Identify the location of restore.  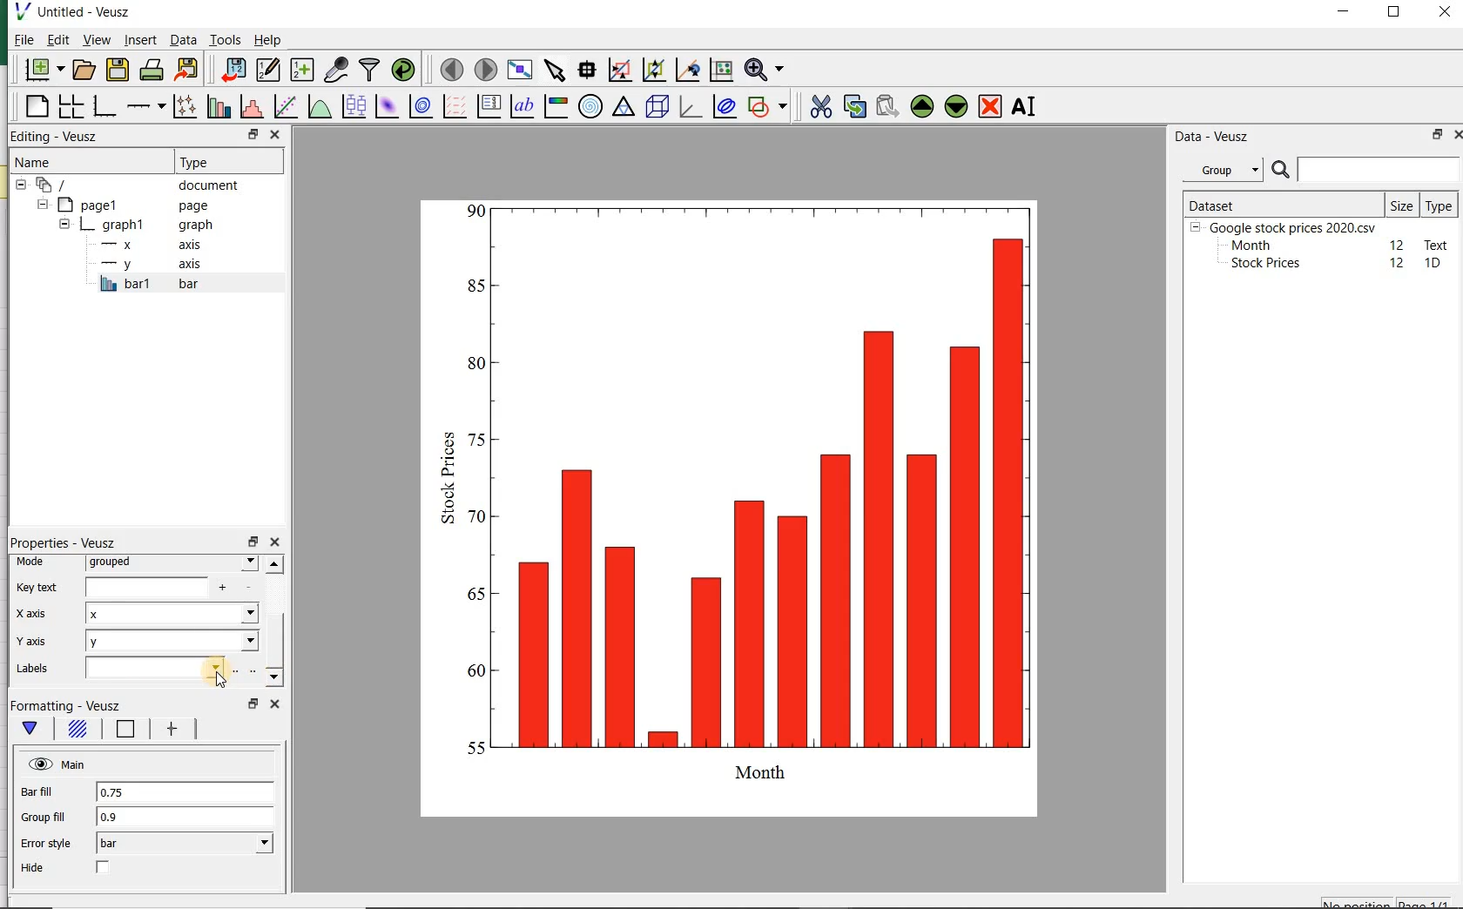
(253, 135).